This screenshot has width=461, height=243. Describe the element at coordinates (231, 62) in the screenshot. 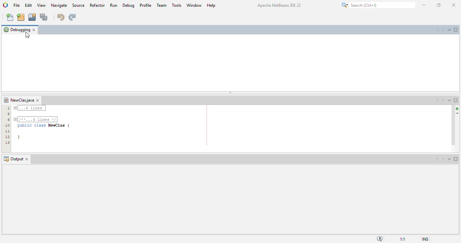

I see `debugging window` at that location.